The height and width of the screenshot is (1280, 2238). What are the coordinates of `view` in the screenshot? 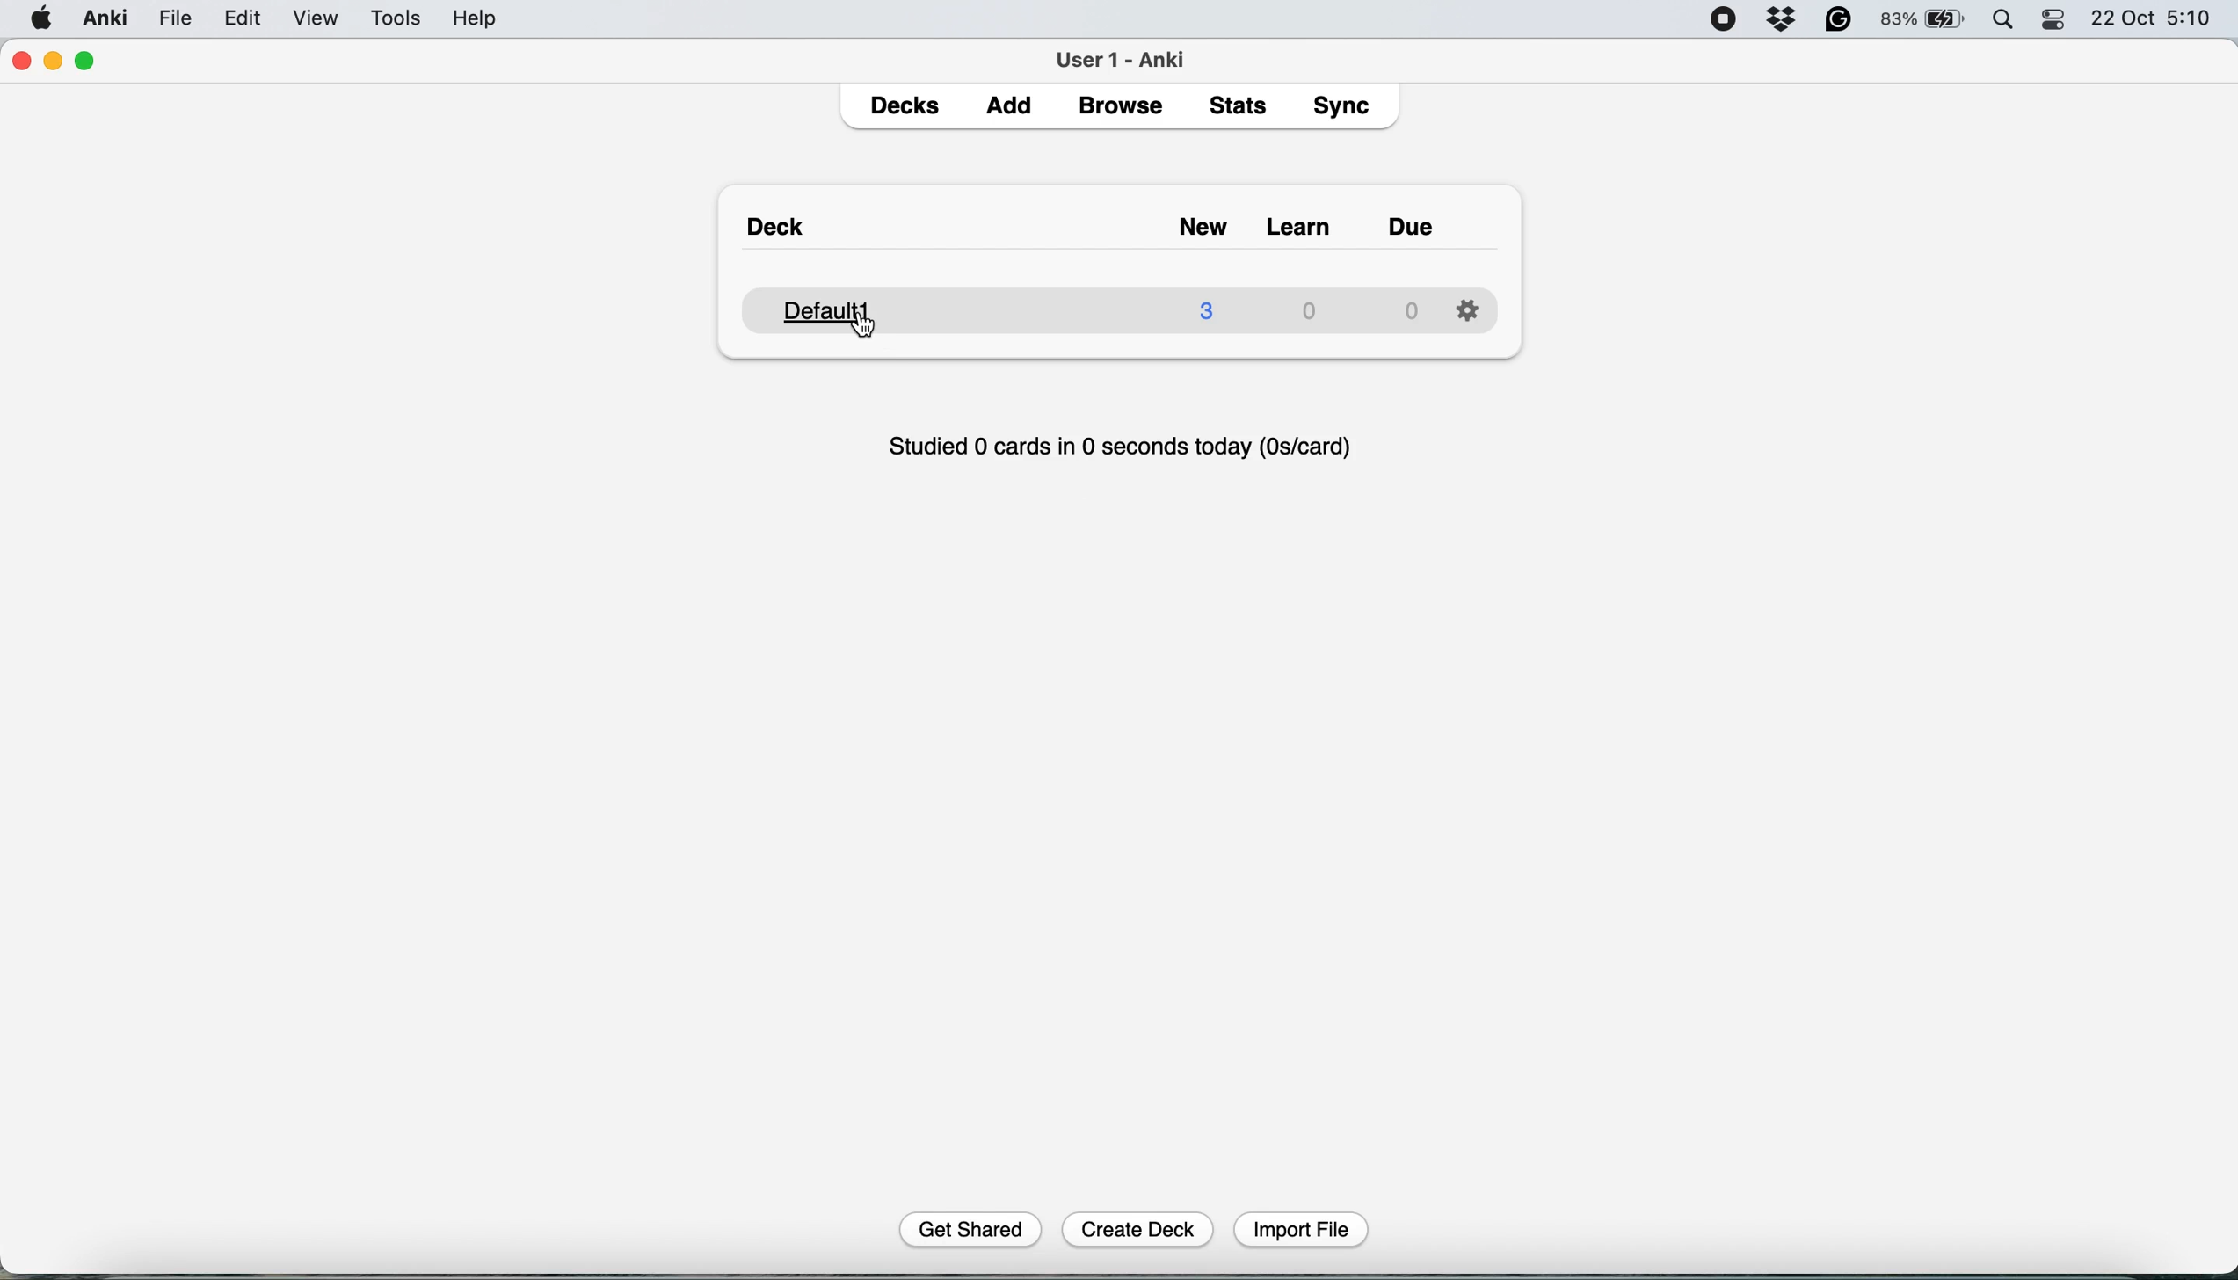 It's located at (321, 20).